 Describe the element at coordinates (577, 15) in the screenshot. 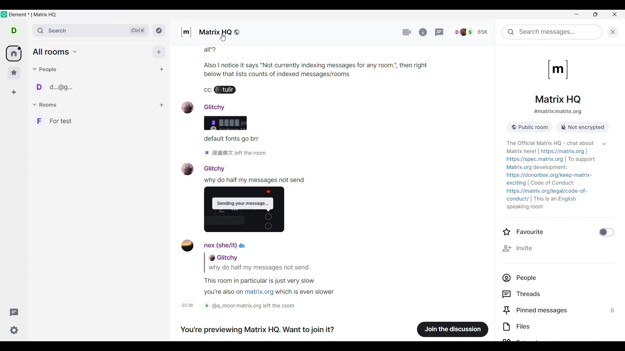

I see `Minimize` at that location.